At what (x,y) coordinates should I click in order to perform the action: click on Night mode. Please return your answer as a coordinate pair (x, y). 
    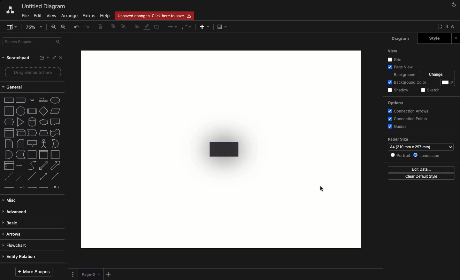
    Looking at the image, I should click on (453, 4).